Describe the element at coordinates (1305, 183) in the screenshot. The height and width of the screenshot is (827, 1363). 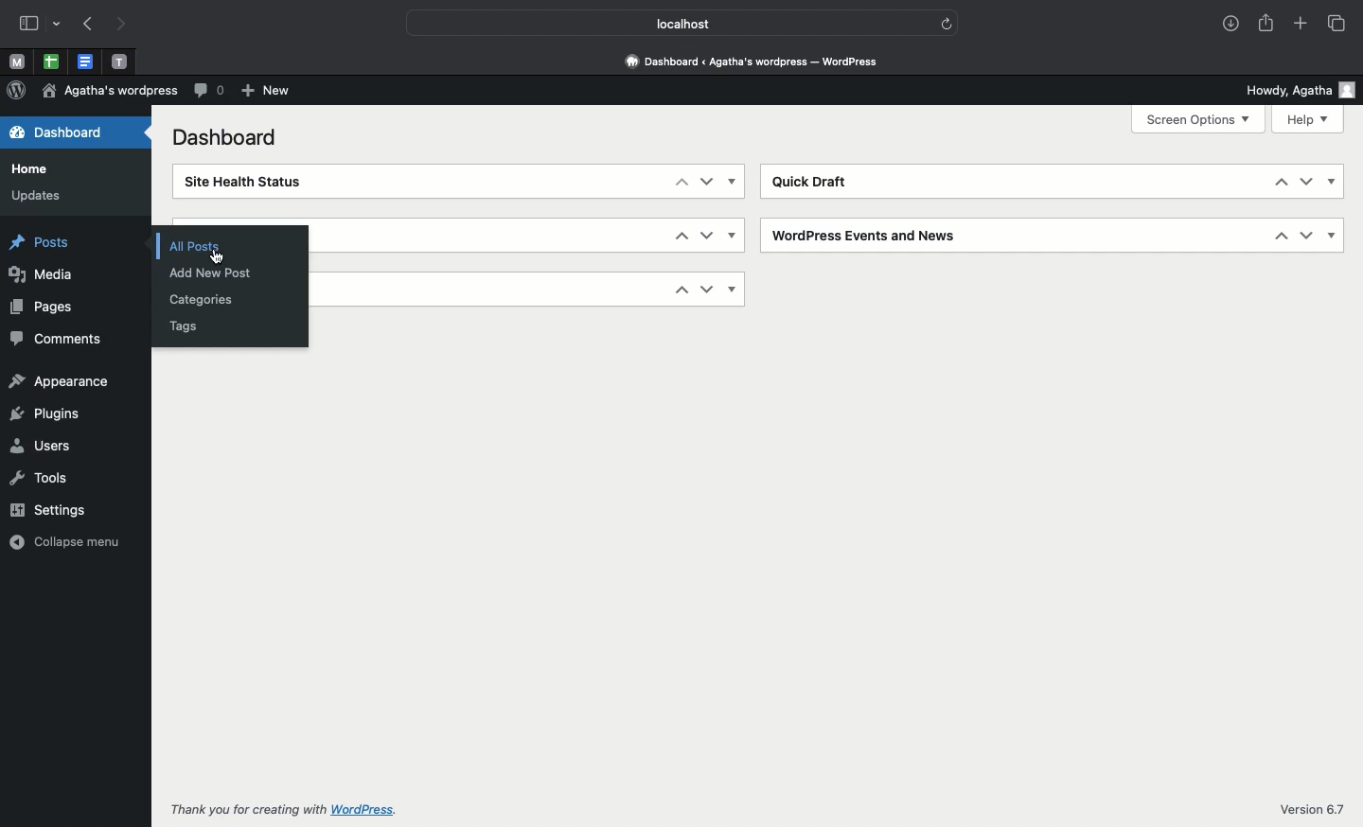
I see `` at that location.